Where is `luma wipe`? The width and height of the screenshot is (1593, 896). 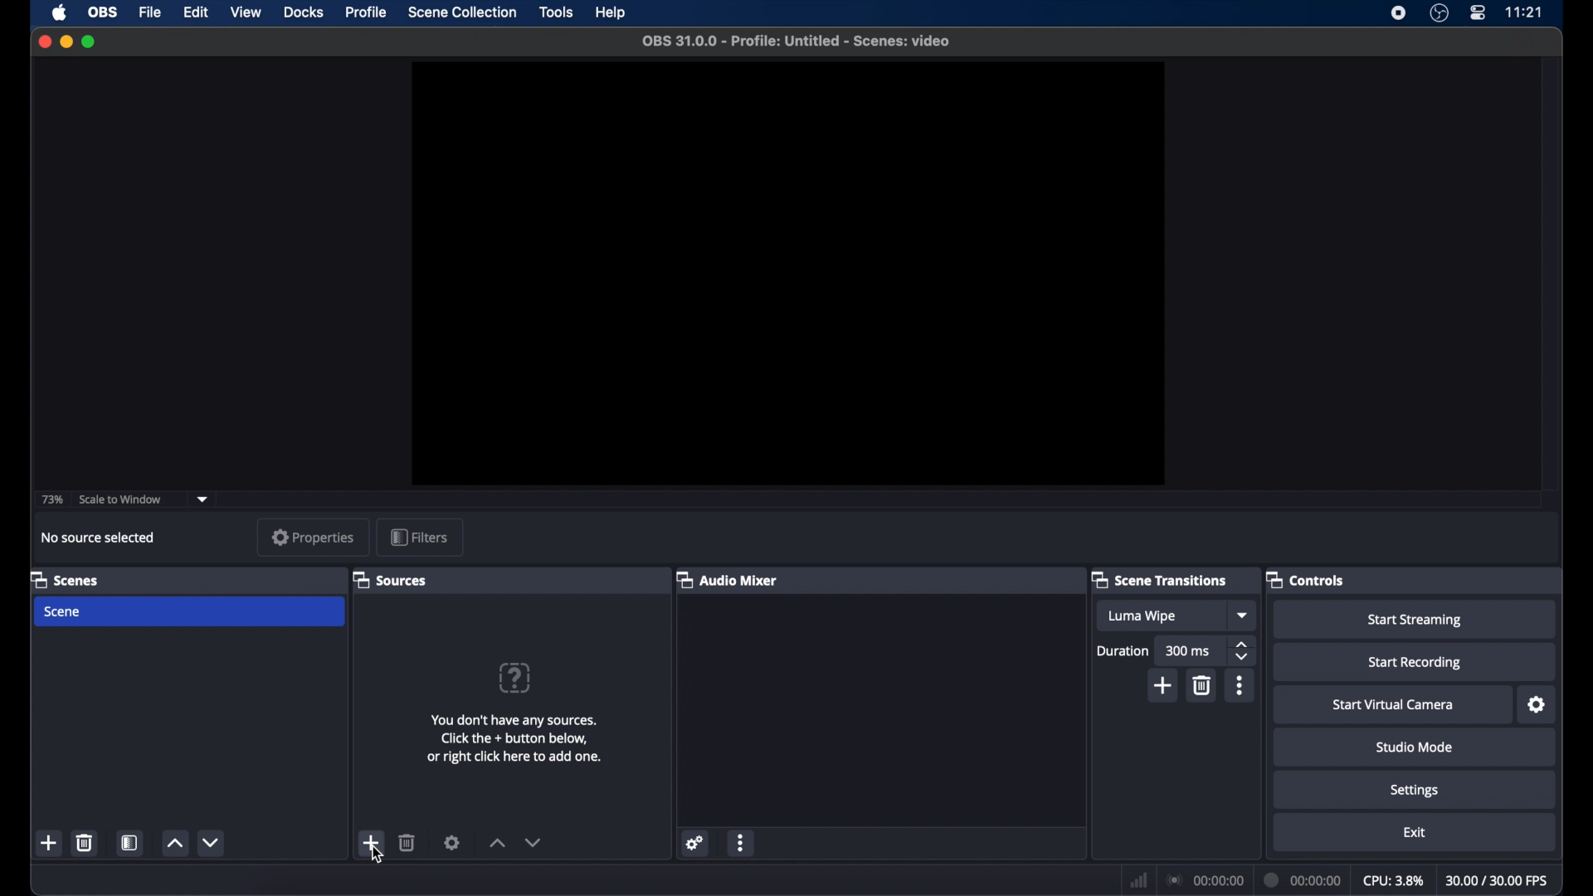 luma wipe is located at coordinates (1142, 616).